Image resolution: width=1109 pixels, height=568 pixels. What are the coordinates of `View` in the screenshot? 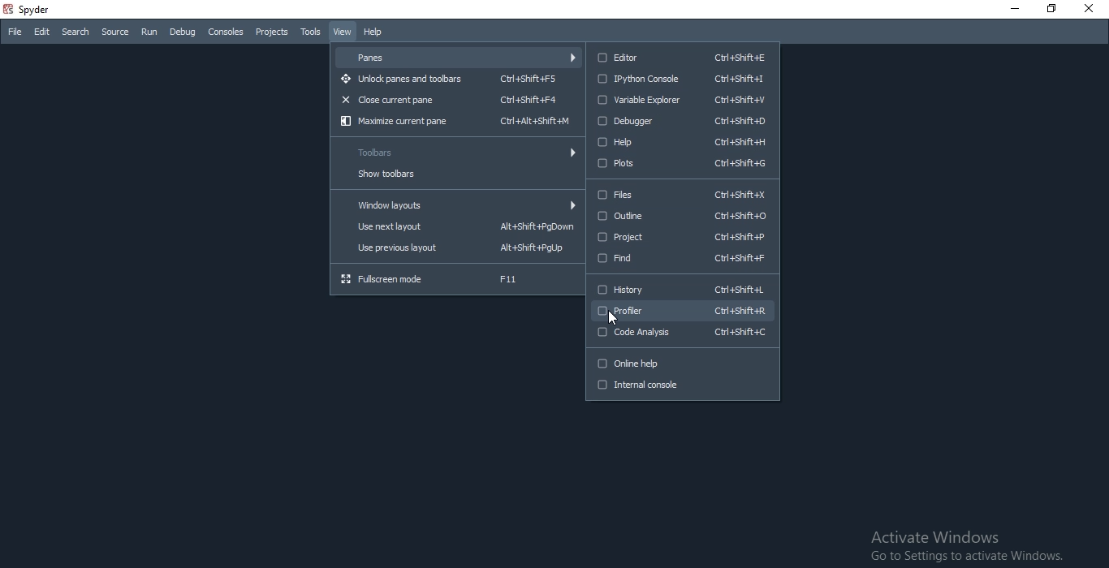 It's located at (343, 32).